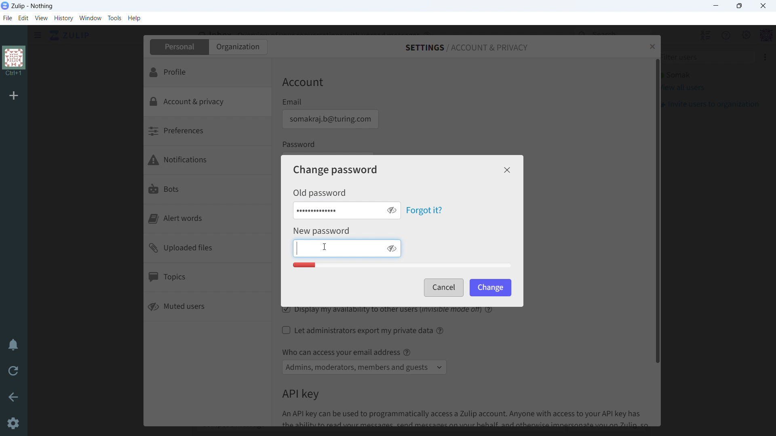 The image size is (776, 436). What do you see at coordinates (178, 47) in the screenshot?
I see `personal` at bounding box center [178, 47].